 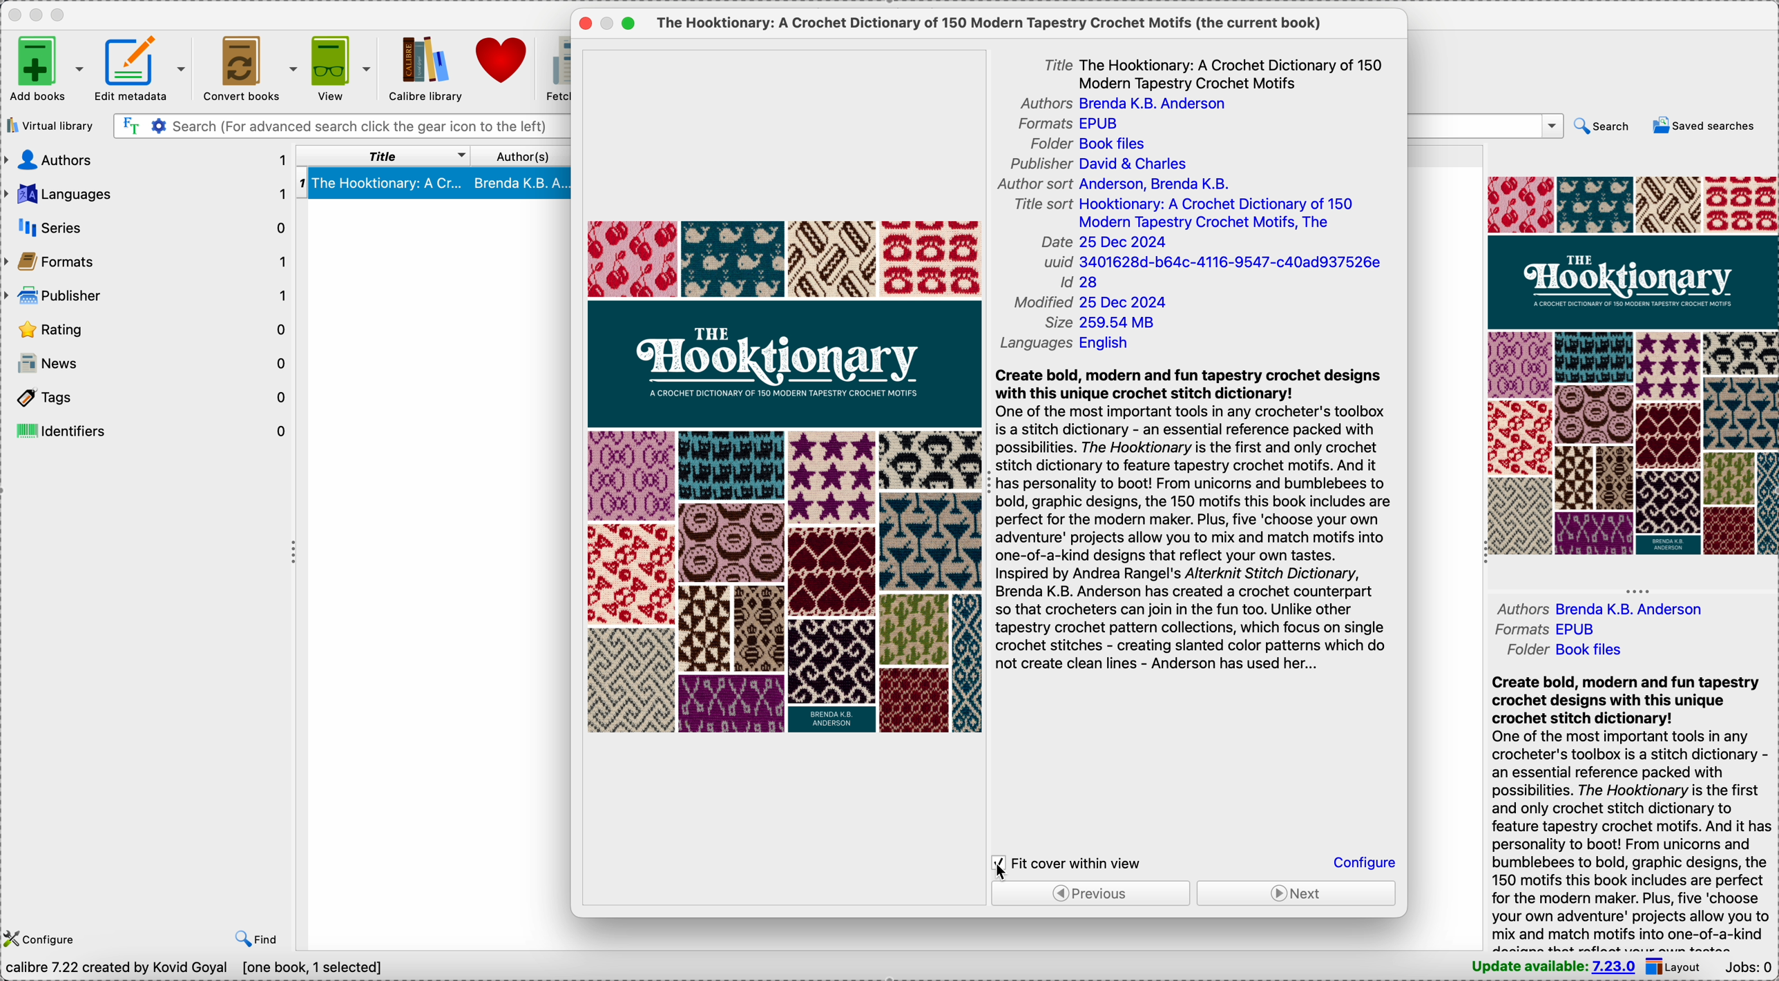 I want to click on author sort, so click(x=1117, y=184).